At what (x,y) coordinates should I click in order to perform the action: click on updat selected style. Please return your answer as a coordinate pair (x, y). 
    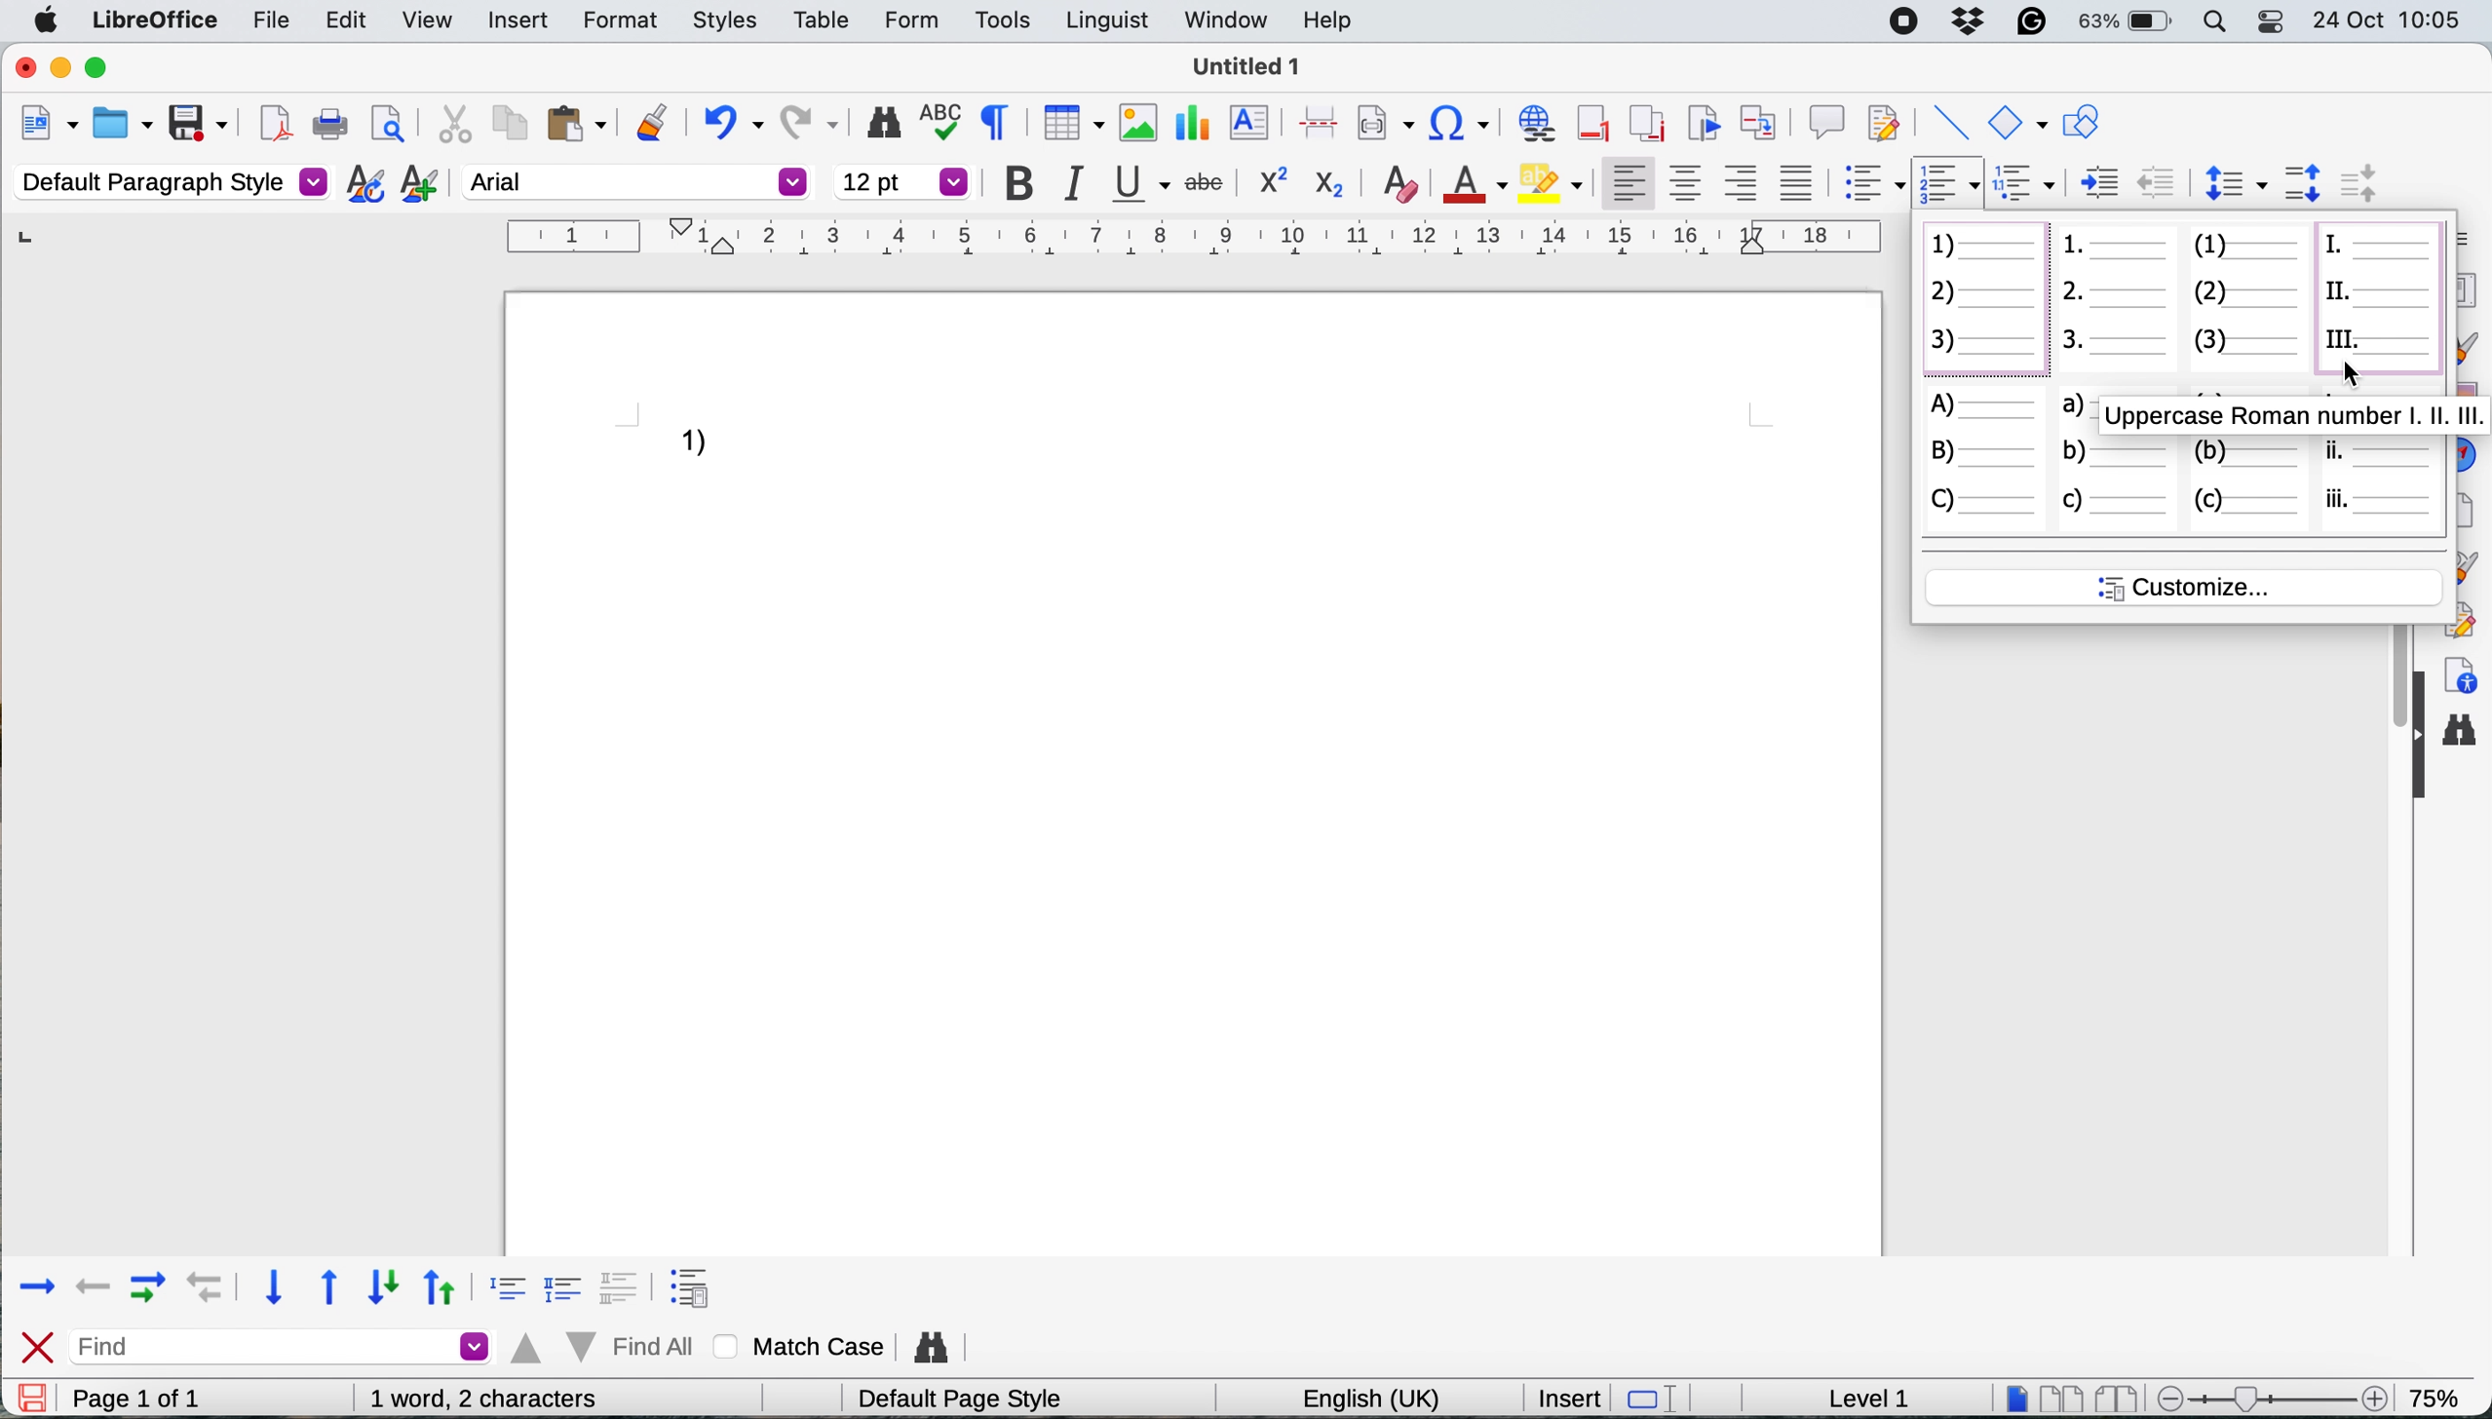
    Looking at the image, I should click on (364, 183).